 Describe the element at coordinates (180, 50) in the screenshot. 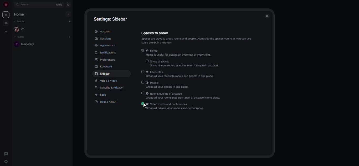

I see `home` at that location.